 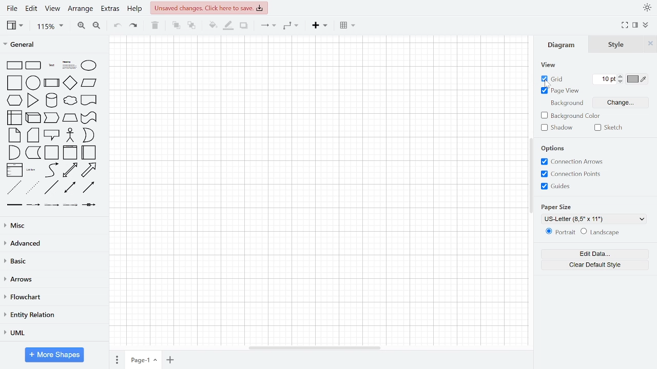 I want to click on hexagon, so click(x=13, y=100).